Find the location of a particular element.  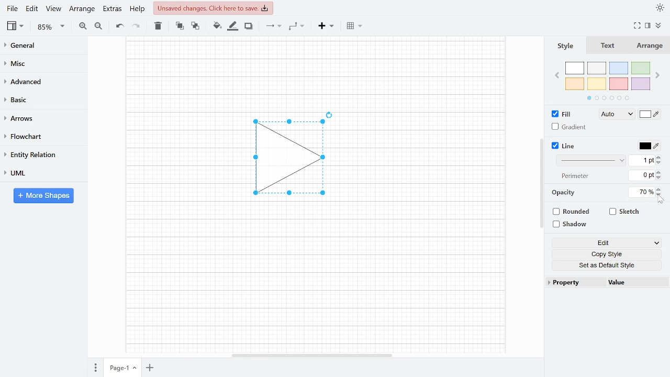

Page options is located at coordinates (136, 369).